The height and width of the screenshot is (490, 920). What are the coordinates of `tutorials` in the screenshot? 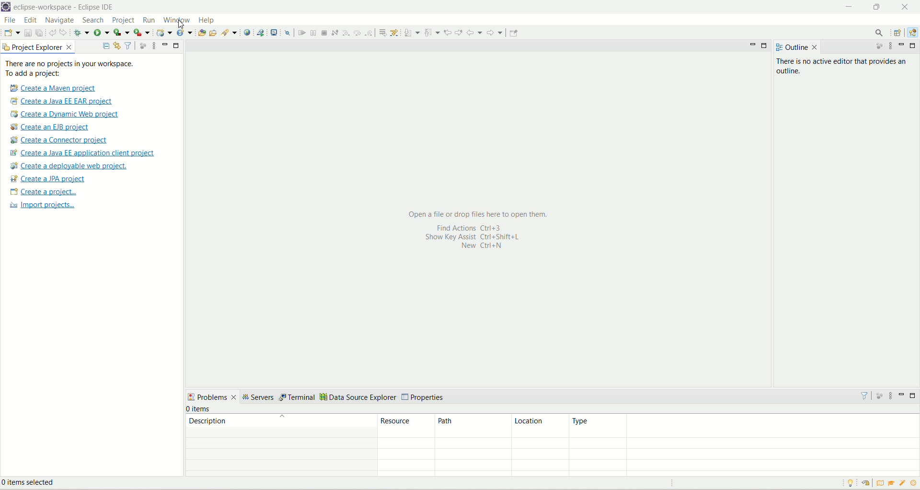 It's located at (893, 483).